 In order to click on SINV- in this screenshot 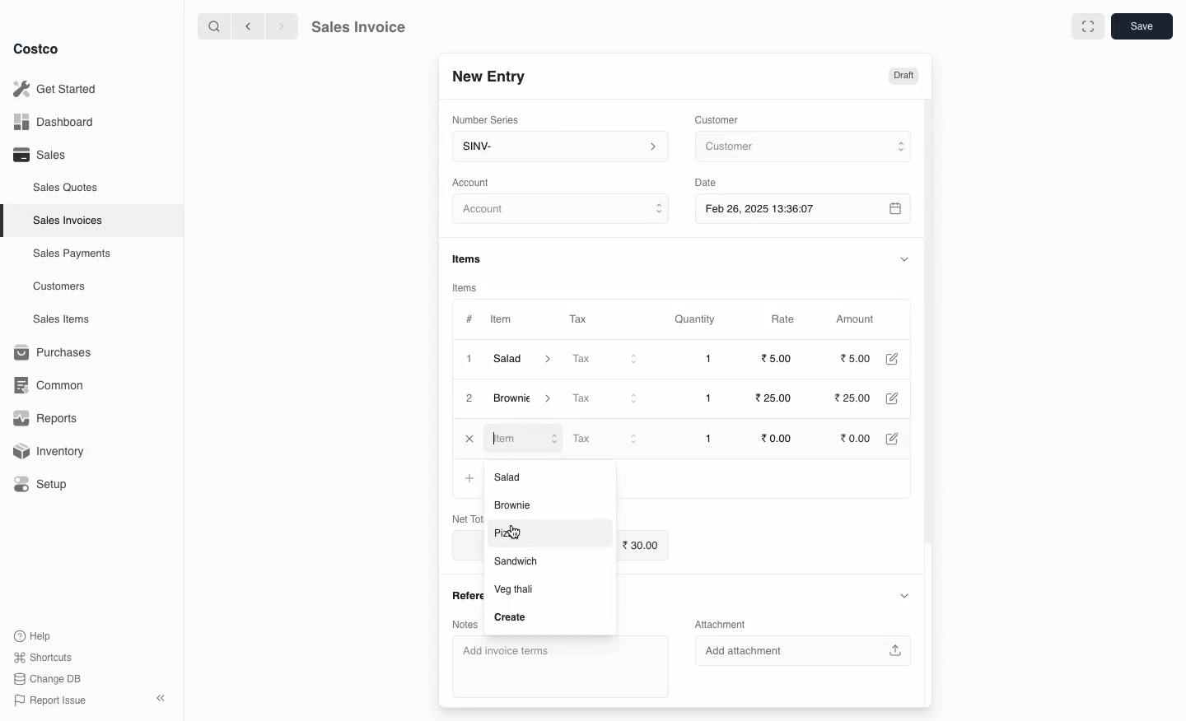, I will do `click(559, 148)`.